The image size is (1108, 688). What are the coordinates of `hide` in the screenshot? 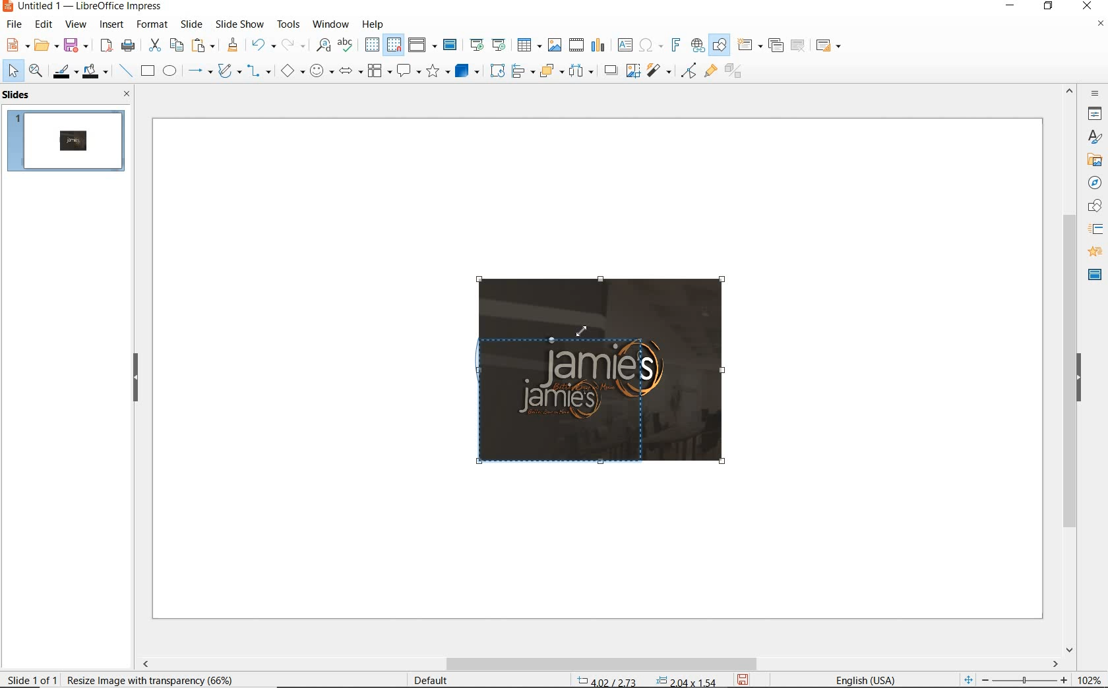 It's located at (136, 378).